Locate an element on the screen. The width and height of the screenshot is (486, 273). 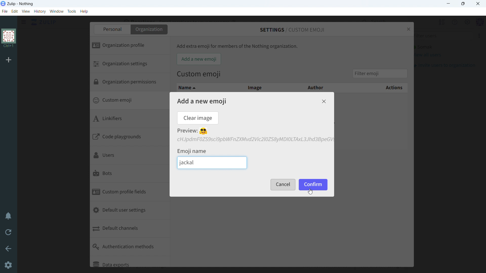
personal menu is located at coordinates (475, 22).